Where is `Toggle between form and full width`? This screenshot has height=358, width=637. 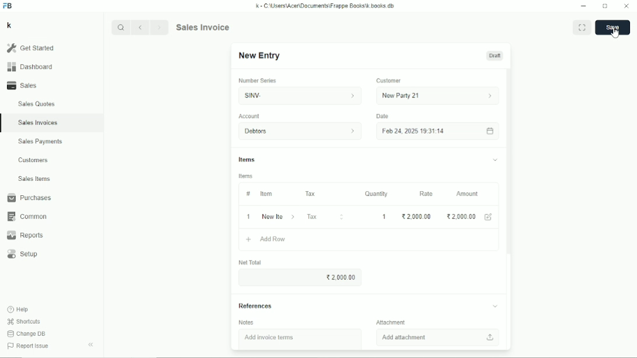 Toggle between form and full width is located at coordinates (605, 6).